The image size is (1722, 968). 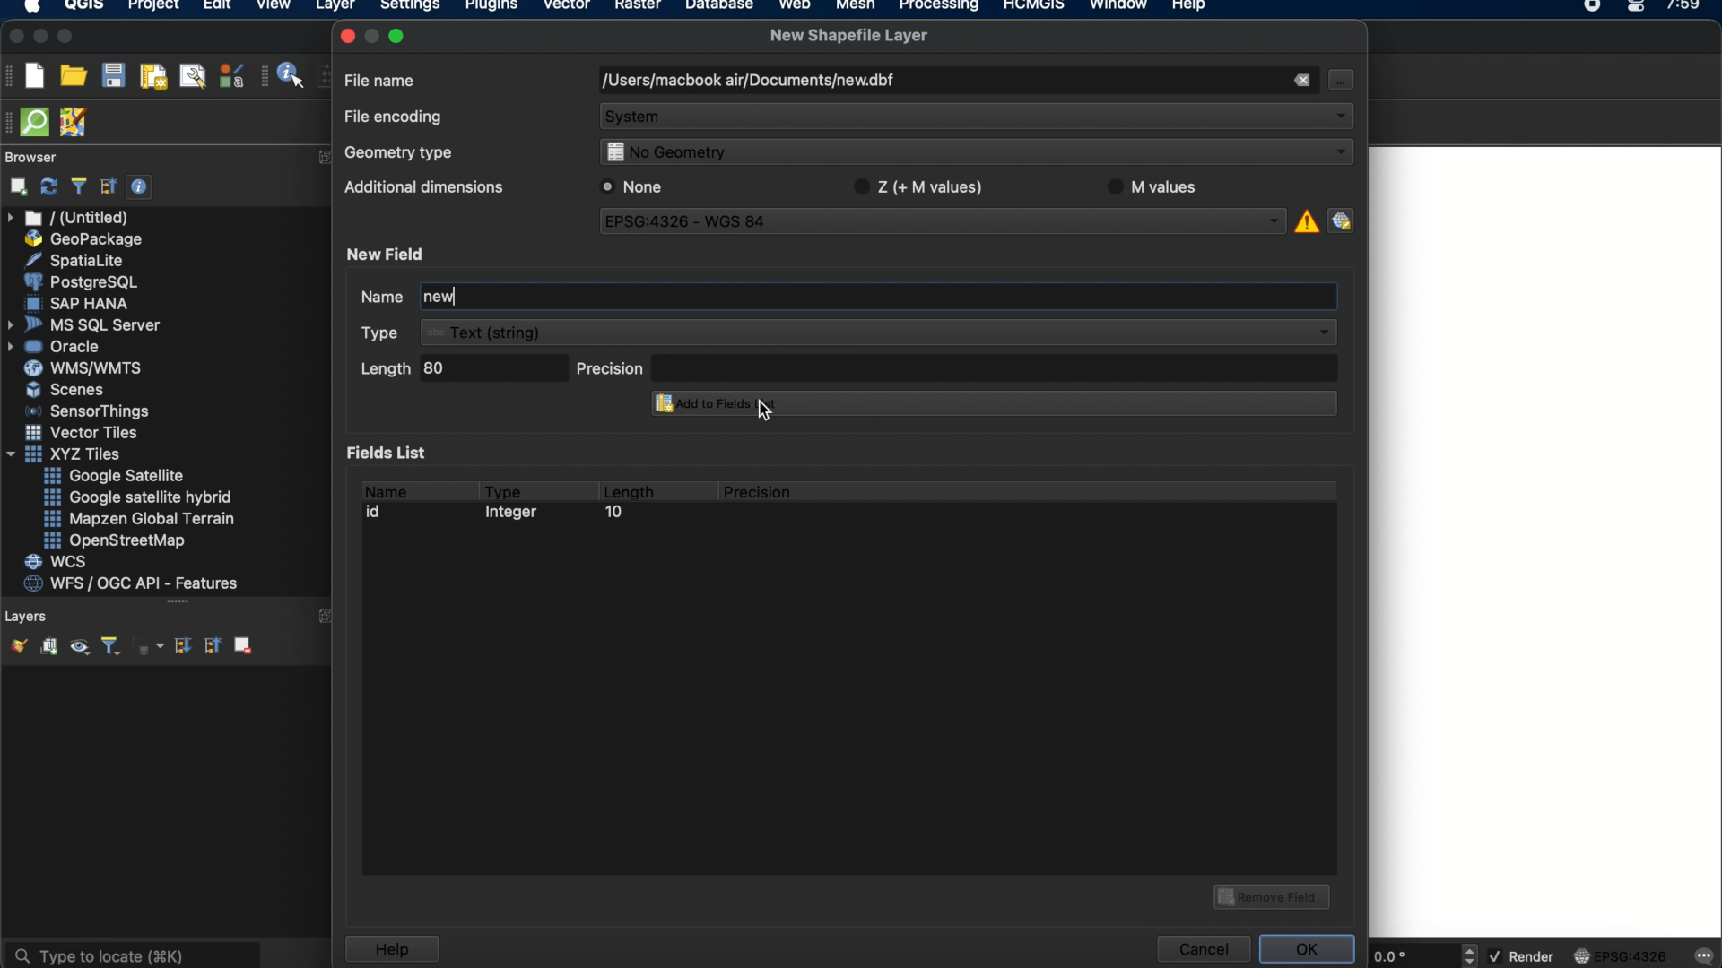 What do you see at coordinates (180, 646) in the screenshot?
I see `expand all` at bounding box center [180, 646].